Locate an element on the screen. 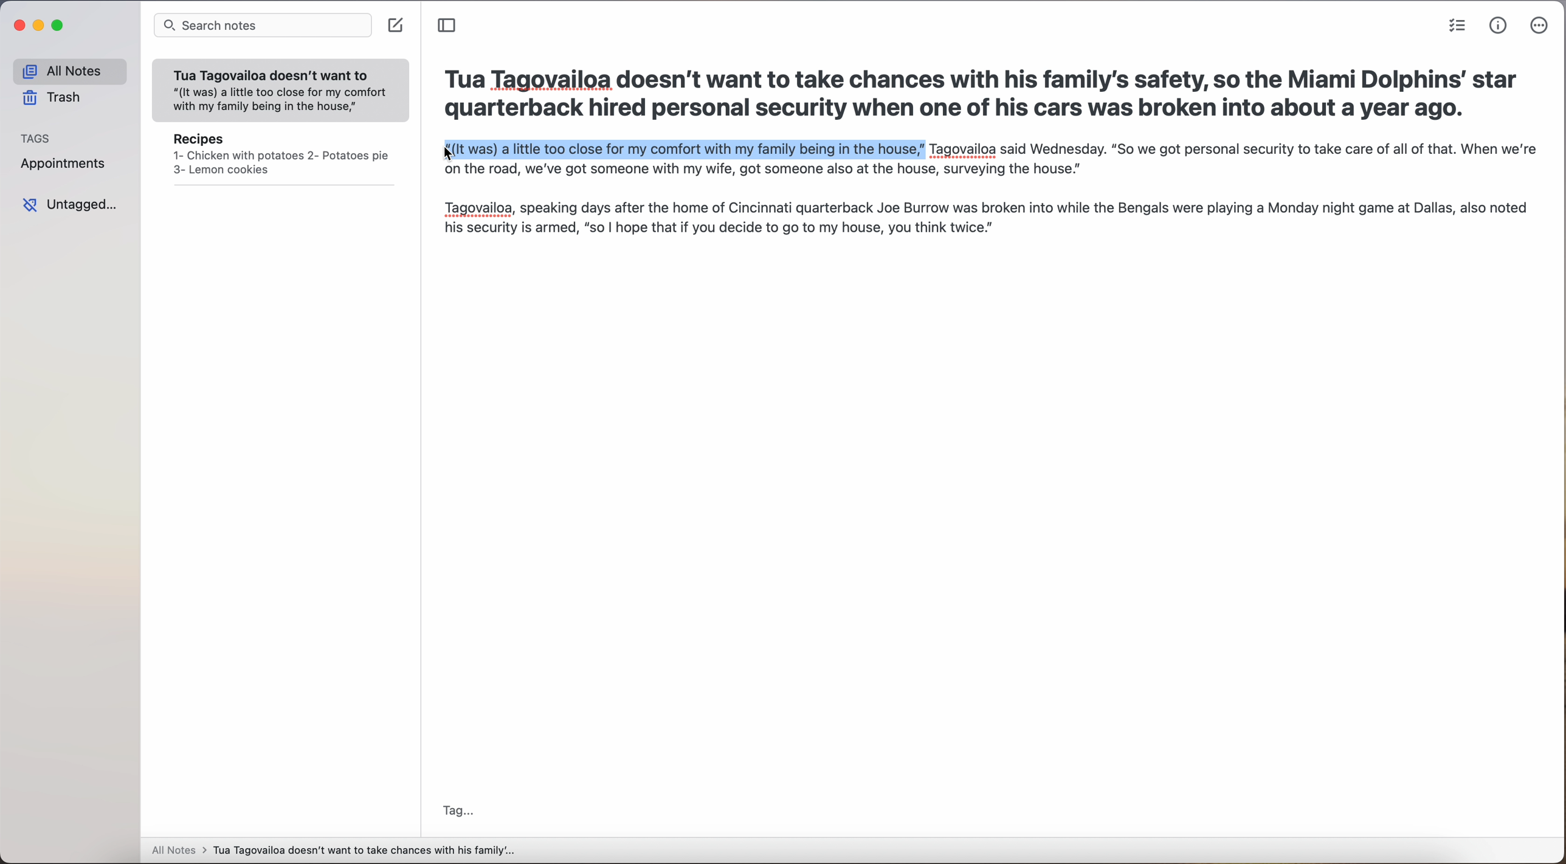 The width and height of the screenshot is (1566, 864). check list is located at coordinates (1457, 26).